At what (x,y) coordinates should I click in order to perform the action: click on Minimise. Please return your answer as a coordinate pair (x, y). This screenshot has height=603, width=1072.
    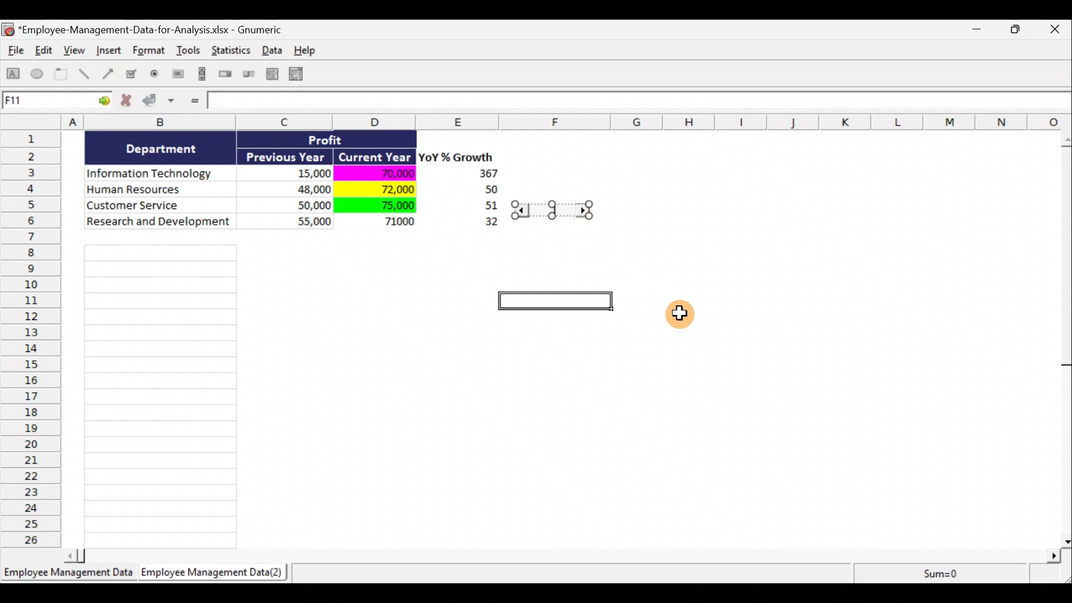
    Looking at the image, I should click on (979, 31).